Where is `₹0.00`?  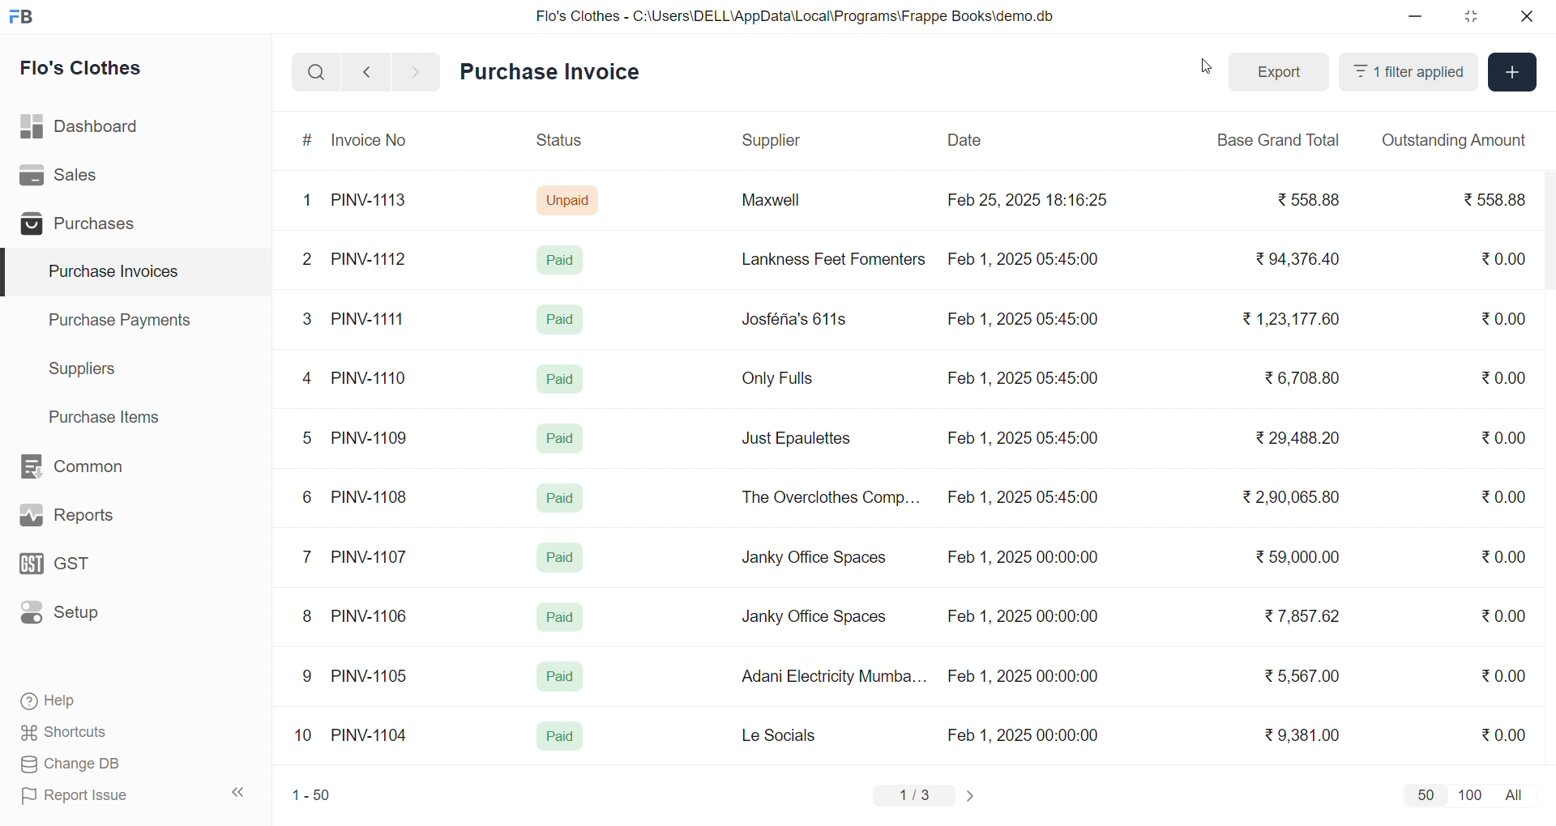 ₹0.00 is located at coordinates (1504, 675).